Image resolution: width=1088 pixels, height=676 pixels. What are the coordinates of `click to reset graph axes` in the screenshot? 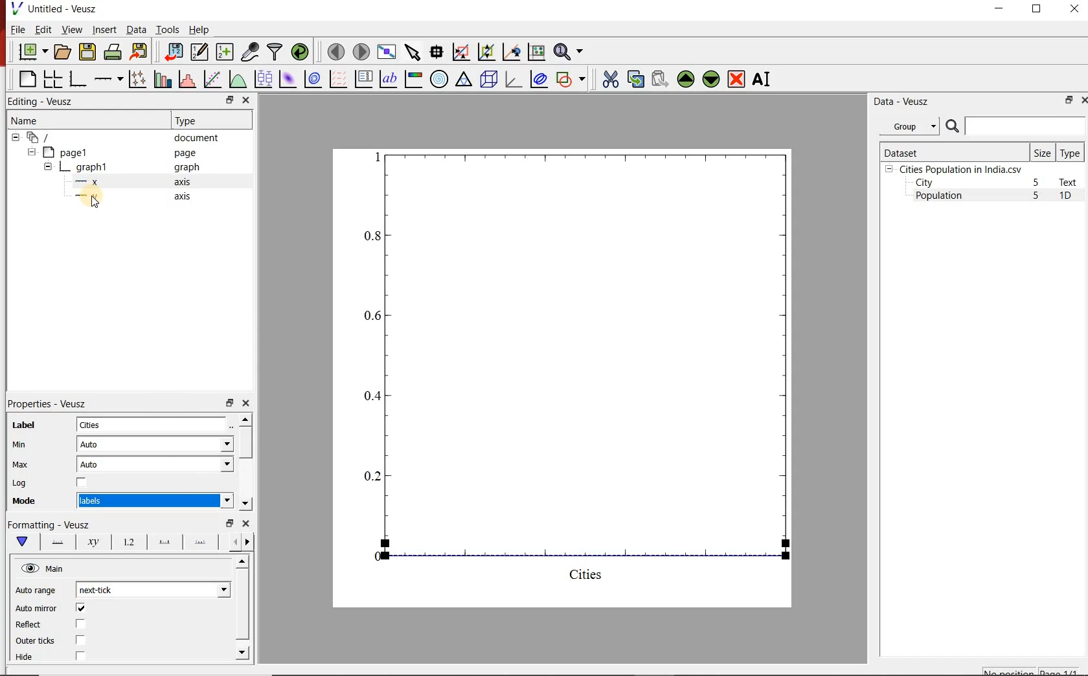 It's located at (536, 51).